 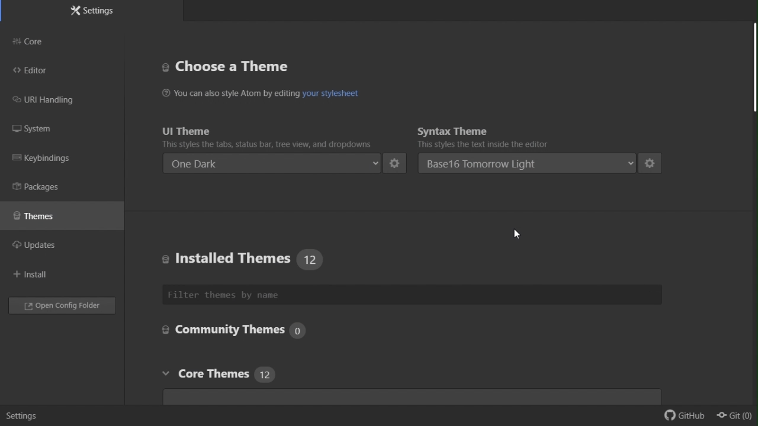 I want to click on settings, so click(x=23, y=416).